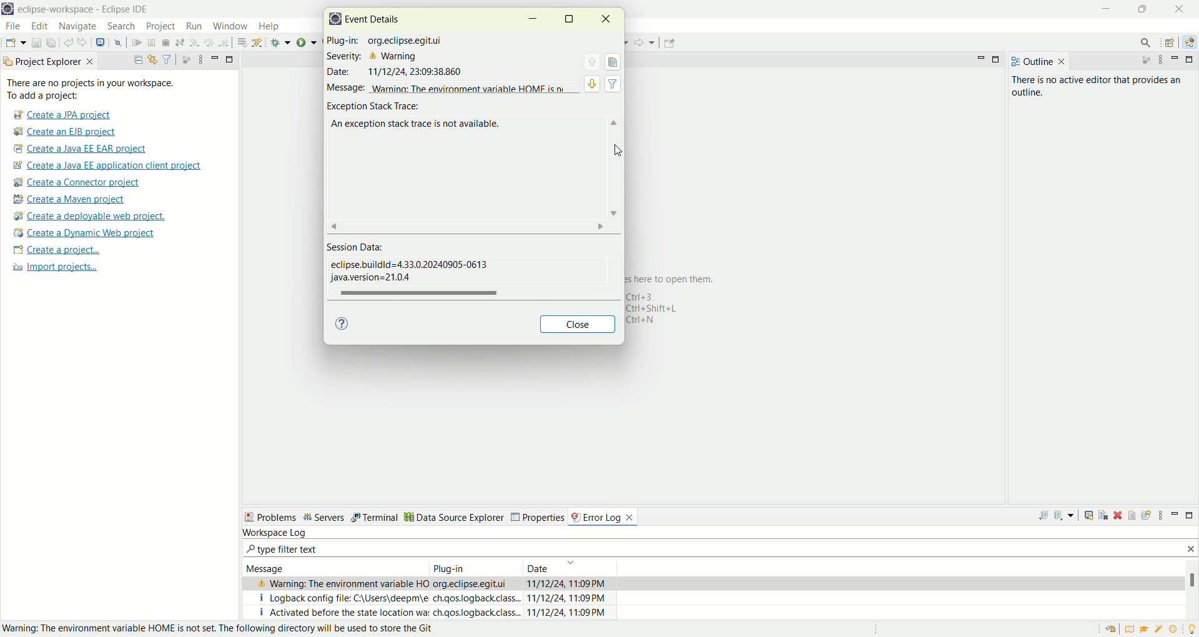  What do you see at coordinates (36, 42) in the screenshot?
I see `save` at bounding box center [36, 42].